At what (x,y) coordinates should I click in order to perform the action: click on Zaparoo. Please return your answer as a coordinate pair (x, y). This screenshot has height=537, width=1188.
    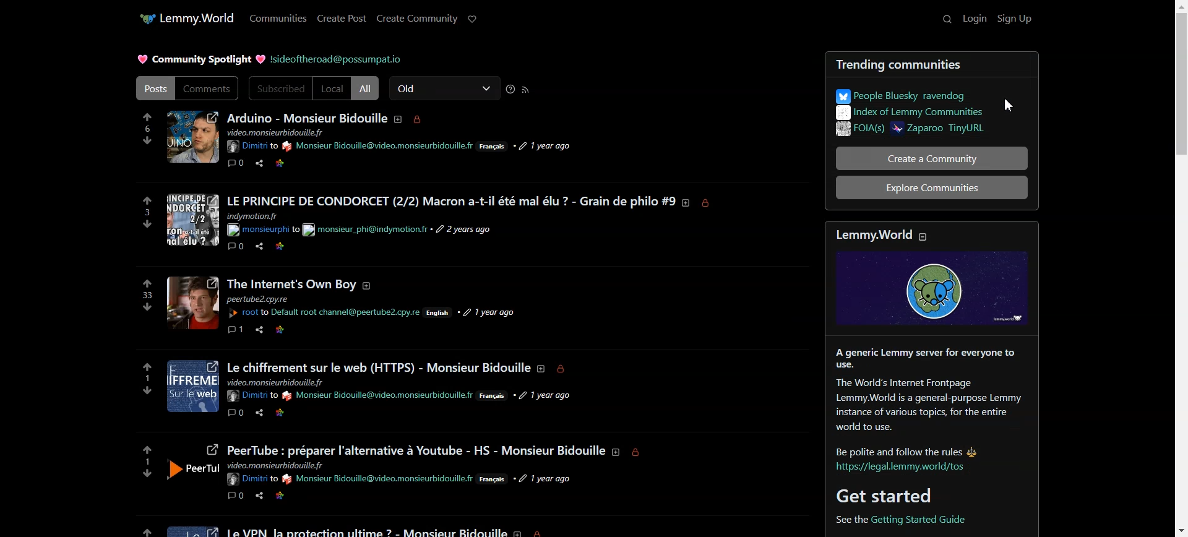
    Looking at the image, I should click on (943, 131).